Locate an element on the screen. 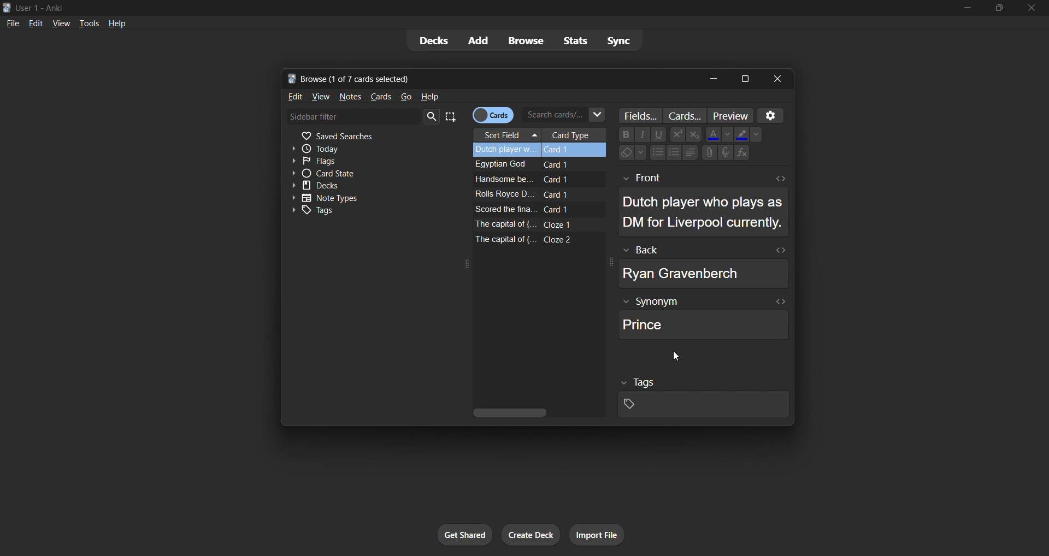 Image resolution: width=1049 pixels, height=556 pixels. underline is located at coordinates (659, 134).